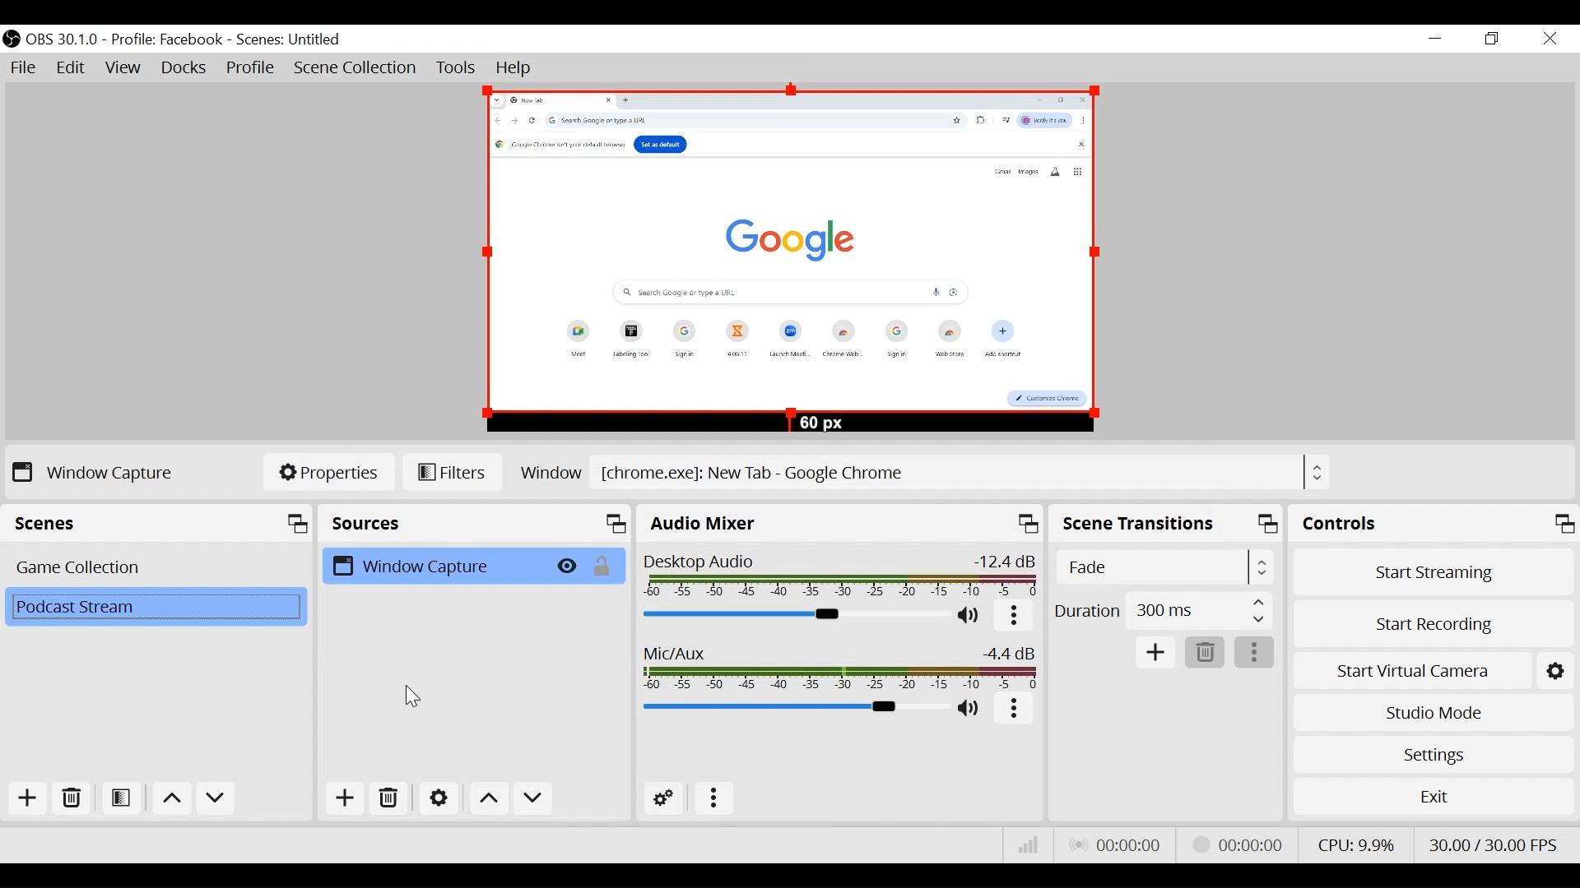 This screenshot has height=888, width=1580. What do you see at coordinates (251, 68) in the screenshot?
I see `Profile` at bounding box center [251, 68].